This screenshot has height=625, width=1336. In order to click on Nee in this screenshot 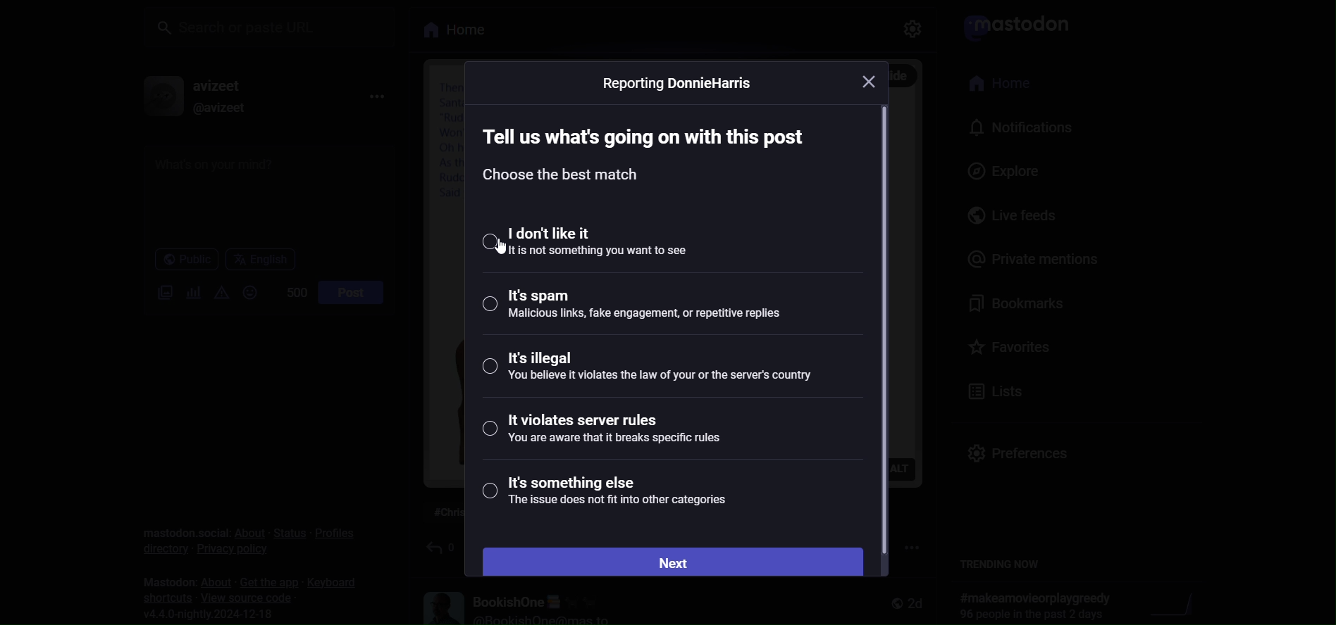, I will do `click(673, 561)`.